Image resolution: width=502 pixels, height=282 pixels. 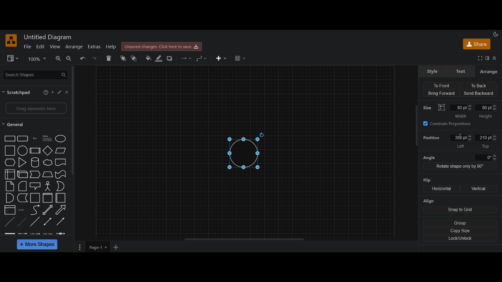 I want to click on arrange, so click(x=74, y=47).